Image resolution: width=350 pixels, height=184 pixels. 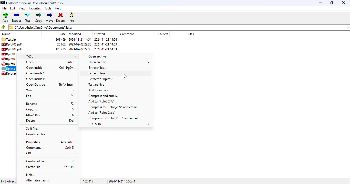 I want to click on 2024-11-21 15:55:44, so click(x=122, y=181).